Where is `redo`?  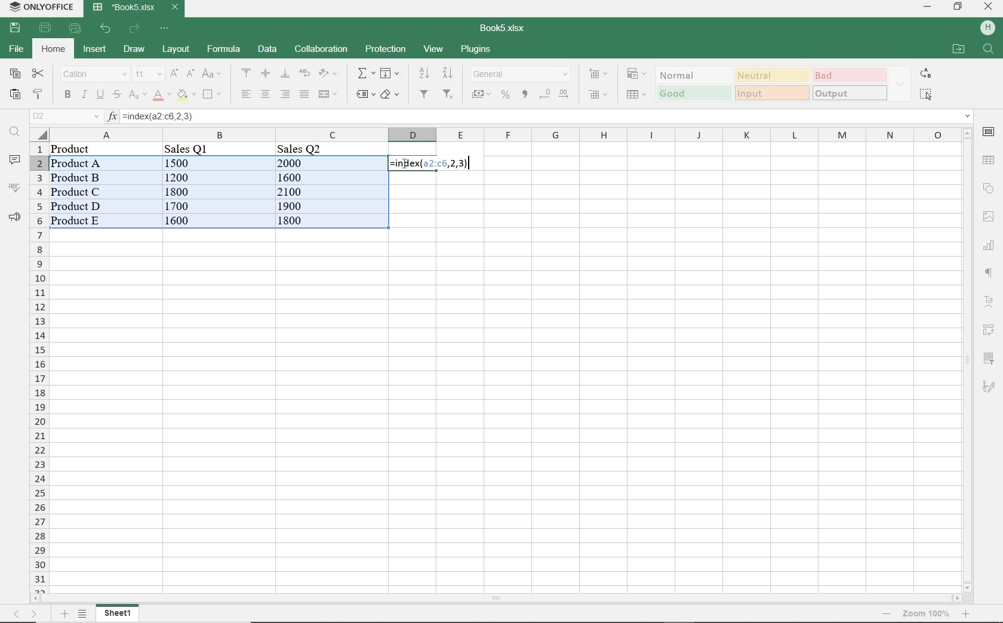
redo is located at coordinates (136, 28).